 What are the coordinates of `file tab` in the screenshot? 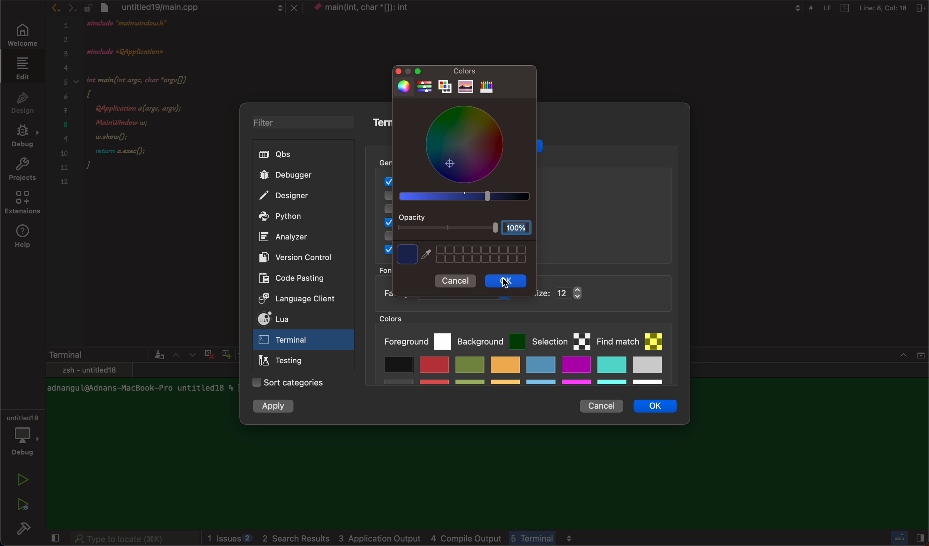 It's located at (191, 7).